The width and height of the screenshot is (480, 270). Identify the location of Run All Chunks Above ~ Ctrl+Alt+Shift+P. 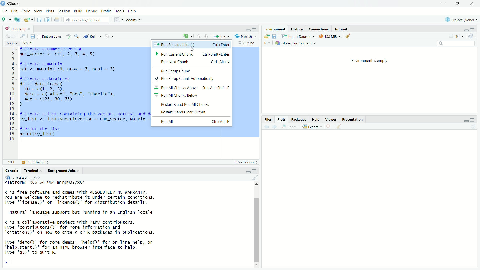
(192, 88).